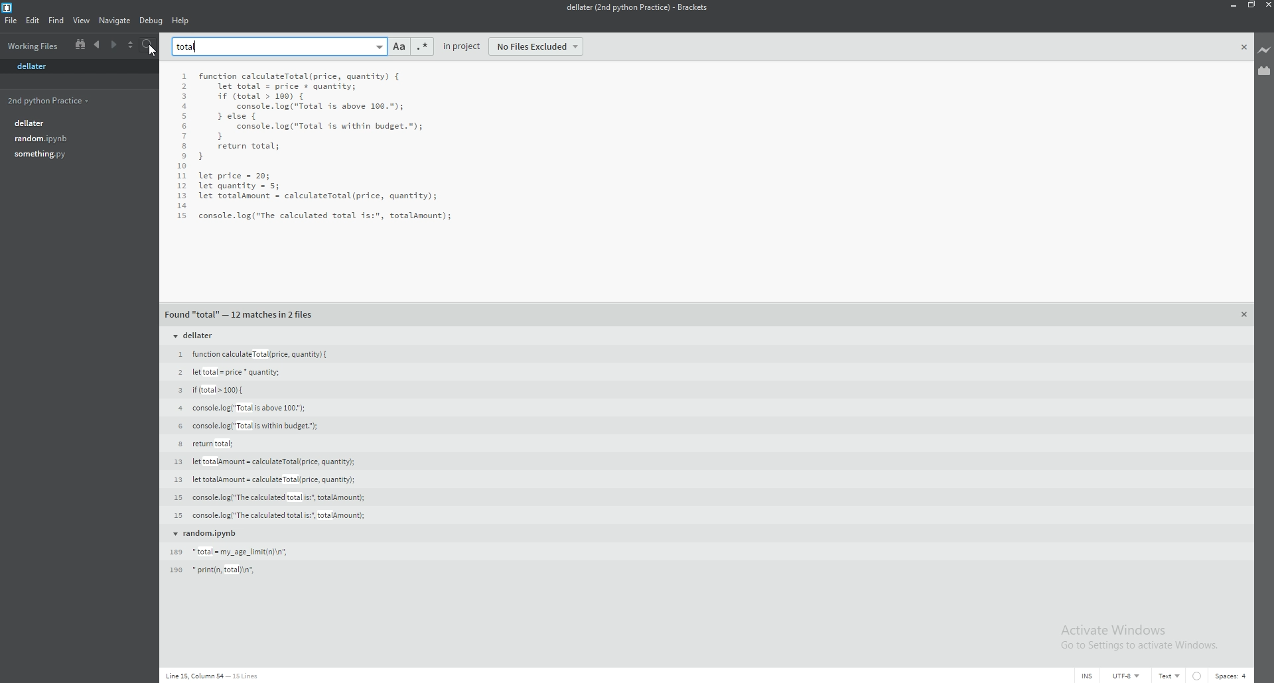 The width and height of the screenshot is (1274, 683). What do you see at coordinates (182, 216) in the screenshot?
I see `15` at bounding box center [182, 216].